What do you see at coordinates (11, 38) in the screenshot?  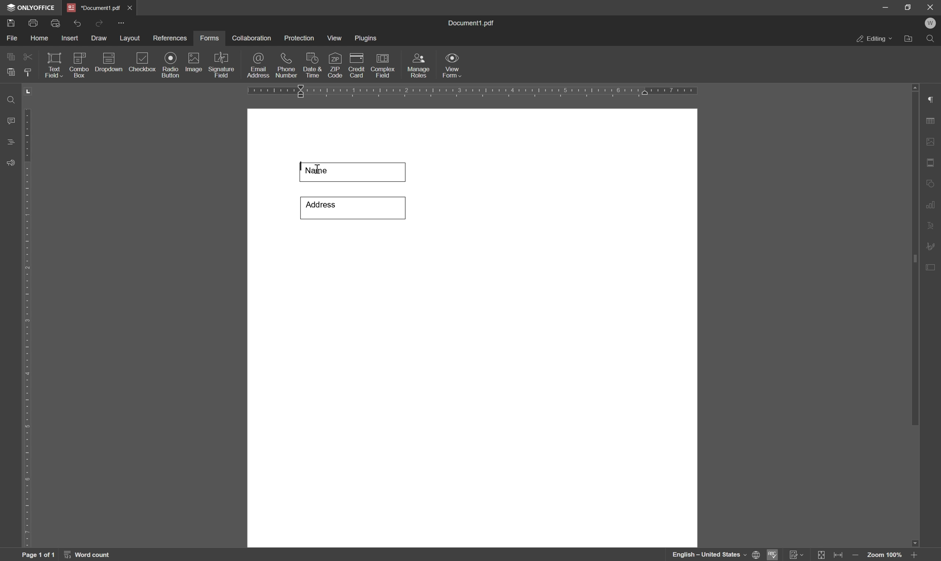 I see `file` at bounding box center [11, 38].